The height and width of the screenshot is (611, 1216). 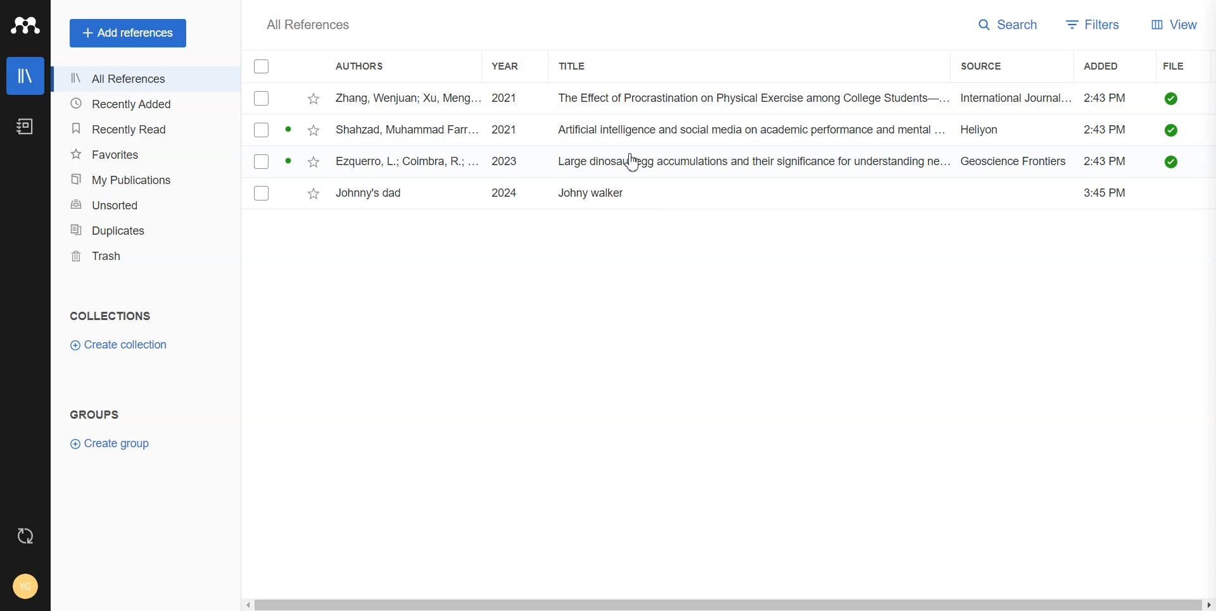 I want to click on unread, so click(x=287, y=129).